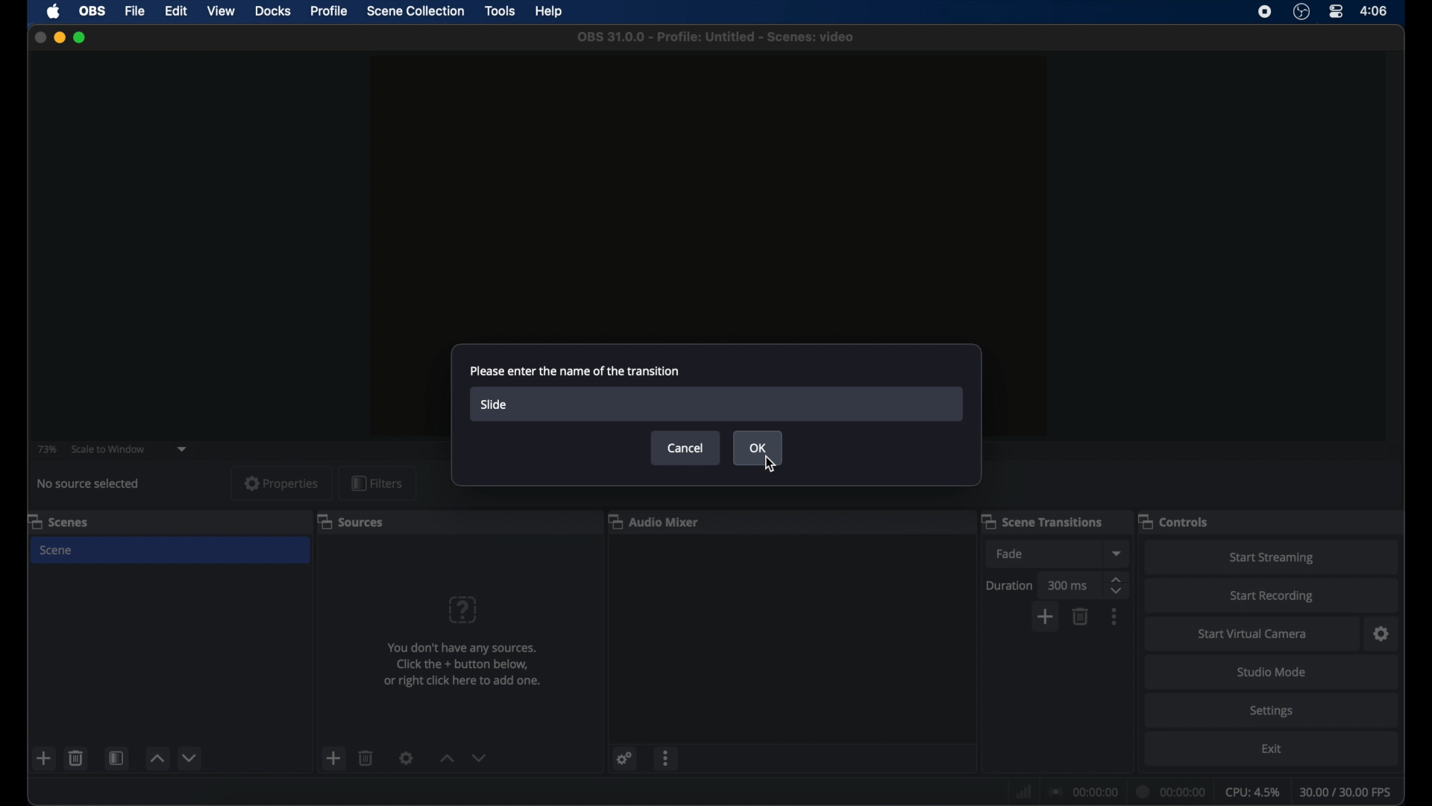 The width and height of the screenshot is (1432, 806). Describe the element at coordinates (1382, 634) in the screenshot. I see `settings` at that location.